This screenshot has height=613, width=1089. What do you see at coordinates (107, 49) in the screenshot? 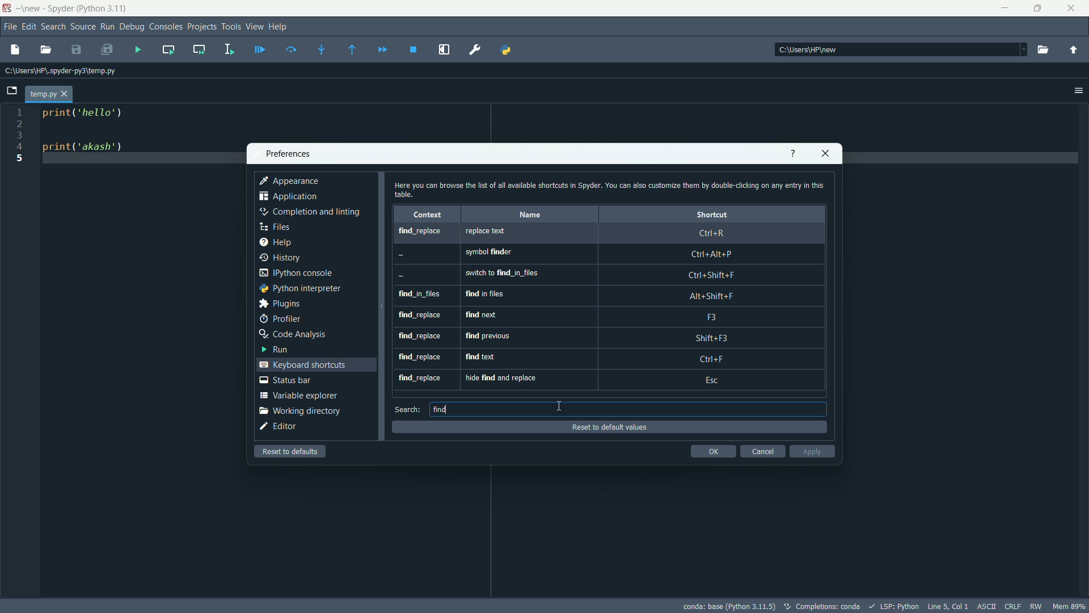
I see `save all files` at bounding box center [107, 49].